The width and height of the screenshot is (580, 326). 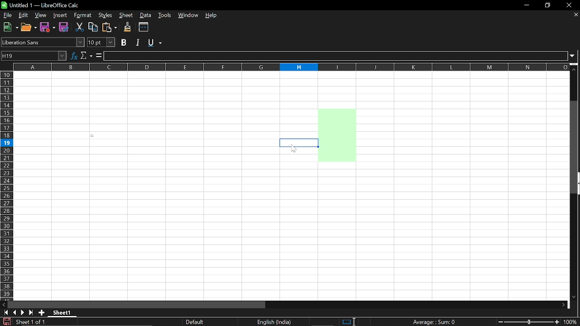 What do you see at coordinates (345, 321) in the screenshot?
I see `Standard selection` at bounding box center [345, 321].